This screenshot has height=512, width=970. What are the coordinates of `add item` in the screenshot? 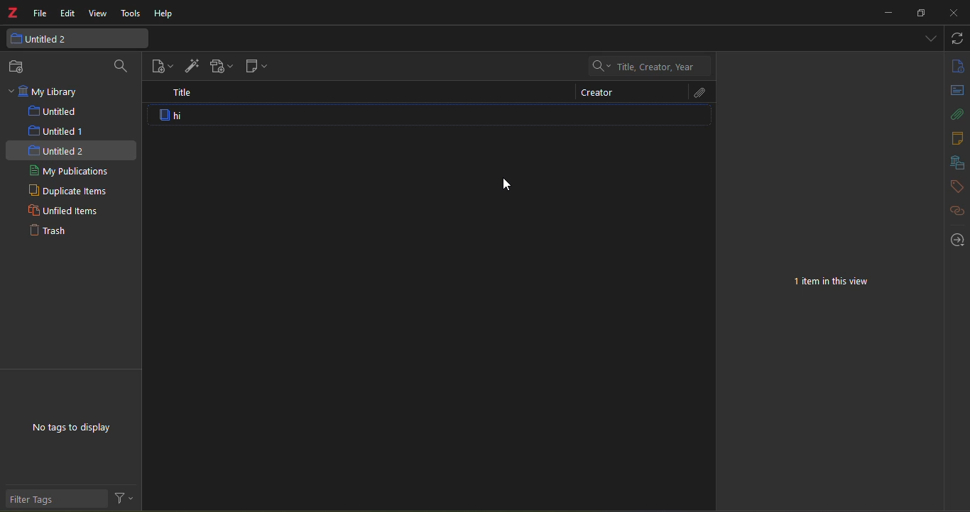 It's located at (190, 66).